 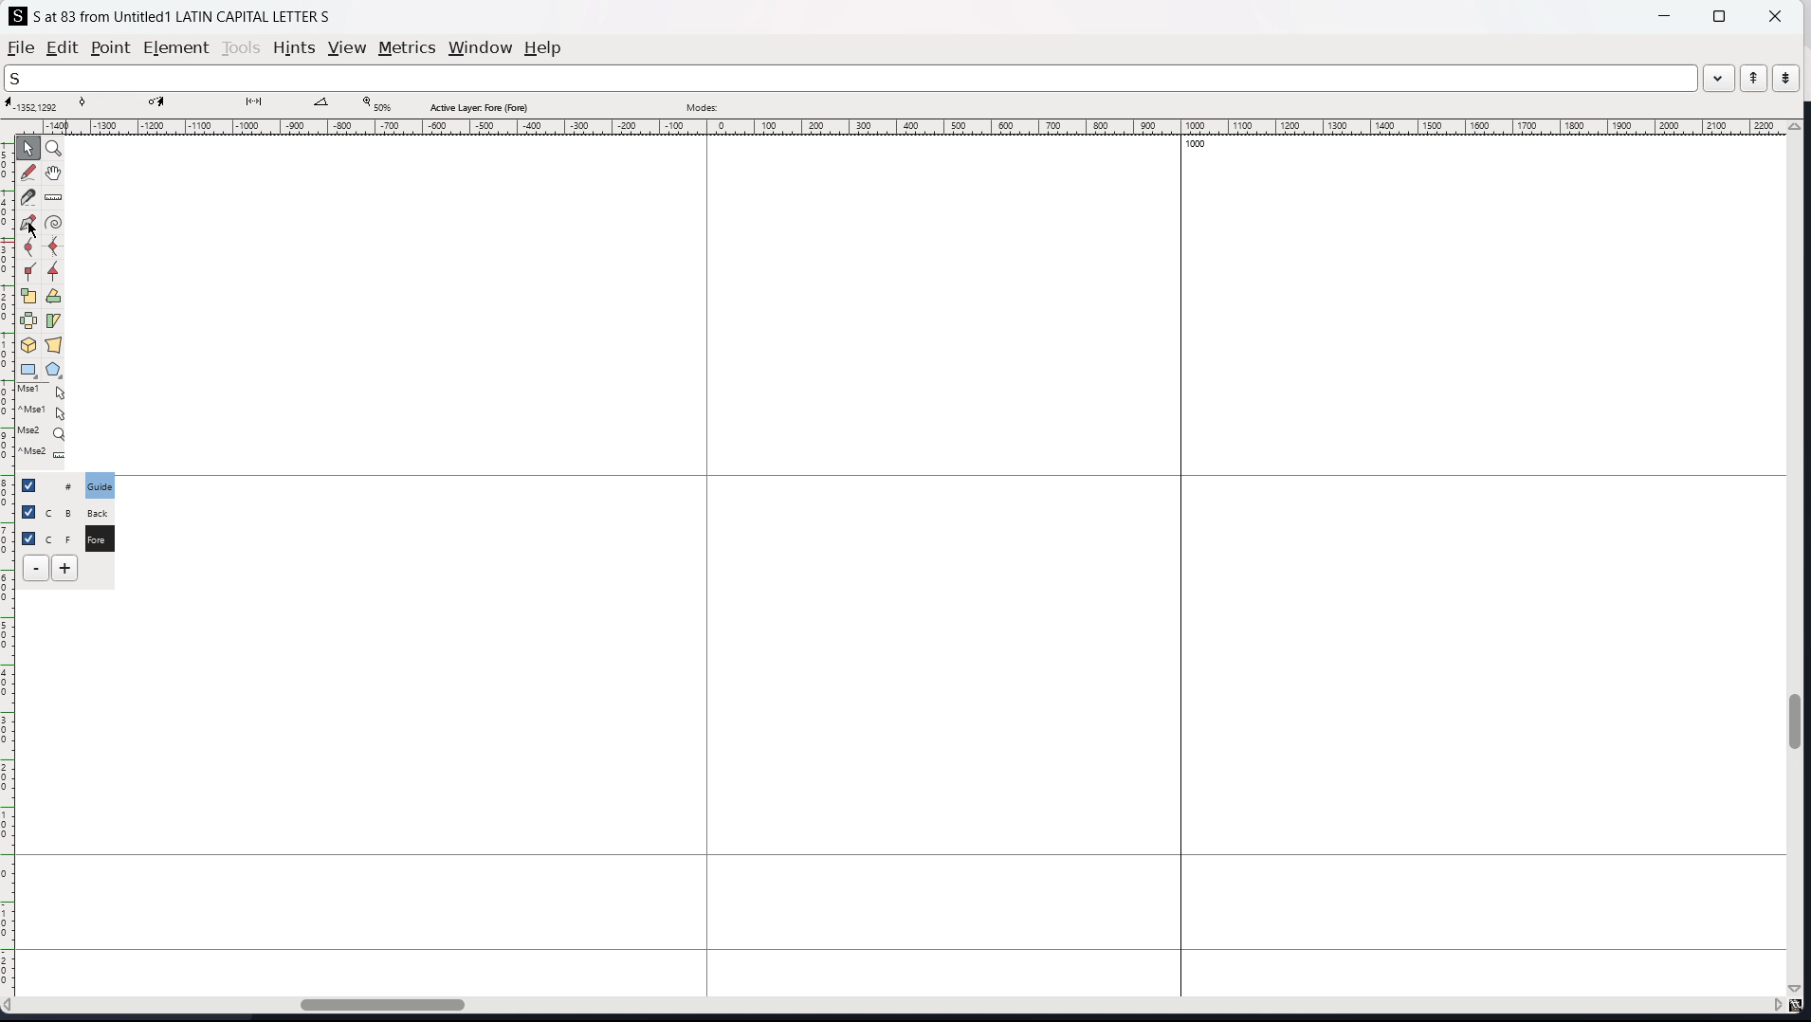 I want to click on view, so click(x=347, y=48).